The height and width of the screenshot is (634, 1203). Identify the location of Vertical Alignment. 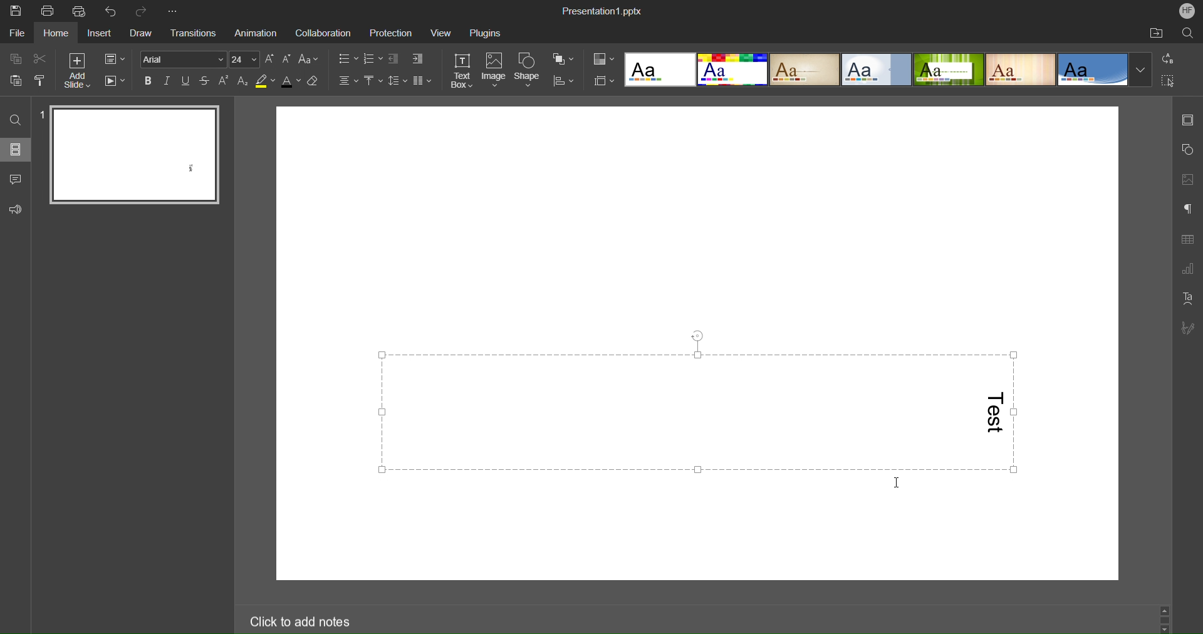
(373, 82).